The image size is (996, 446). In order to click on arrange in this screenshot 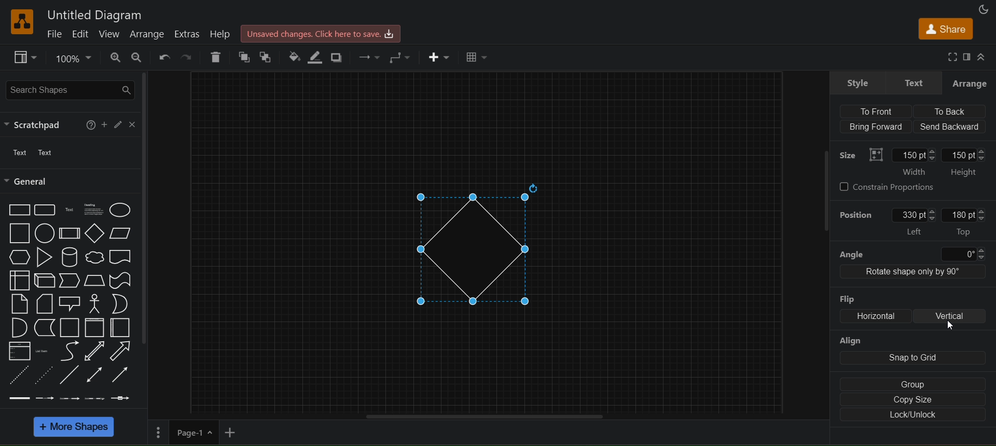, I will do `click(971, 81)`.